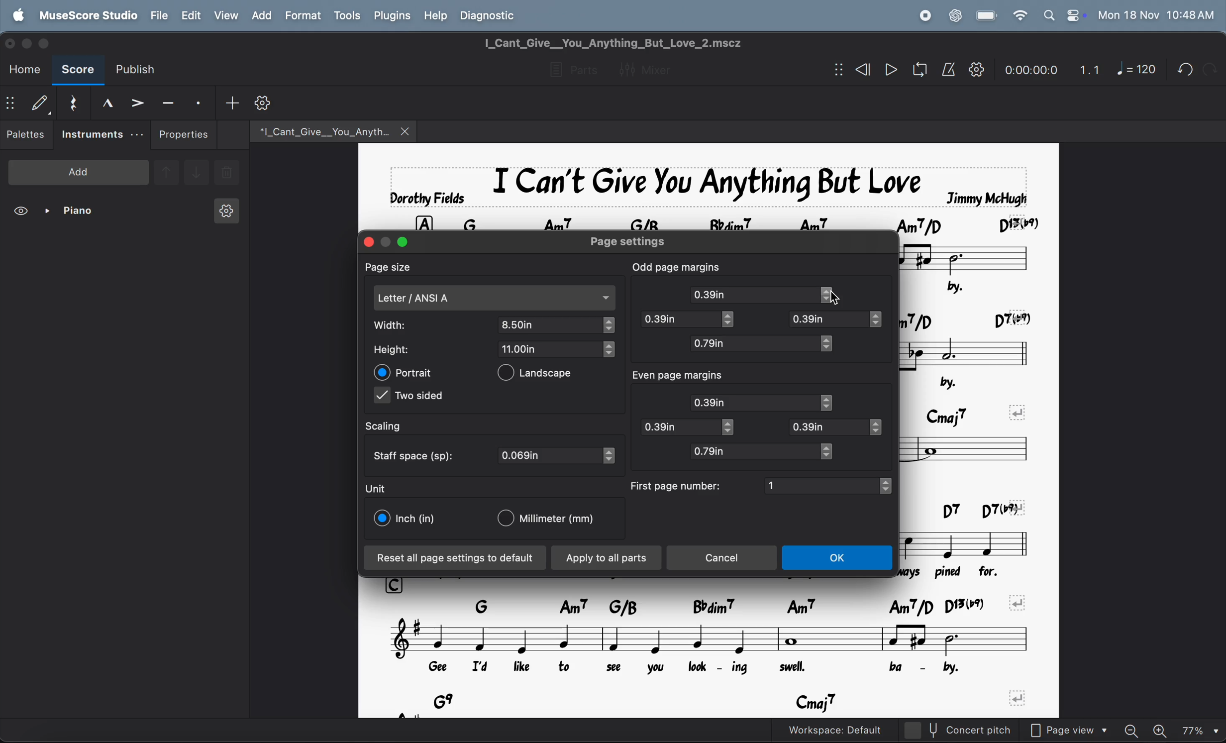  Describe the element at coordinates (387, 239) in the screenshot. I see `minimize` at that location.